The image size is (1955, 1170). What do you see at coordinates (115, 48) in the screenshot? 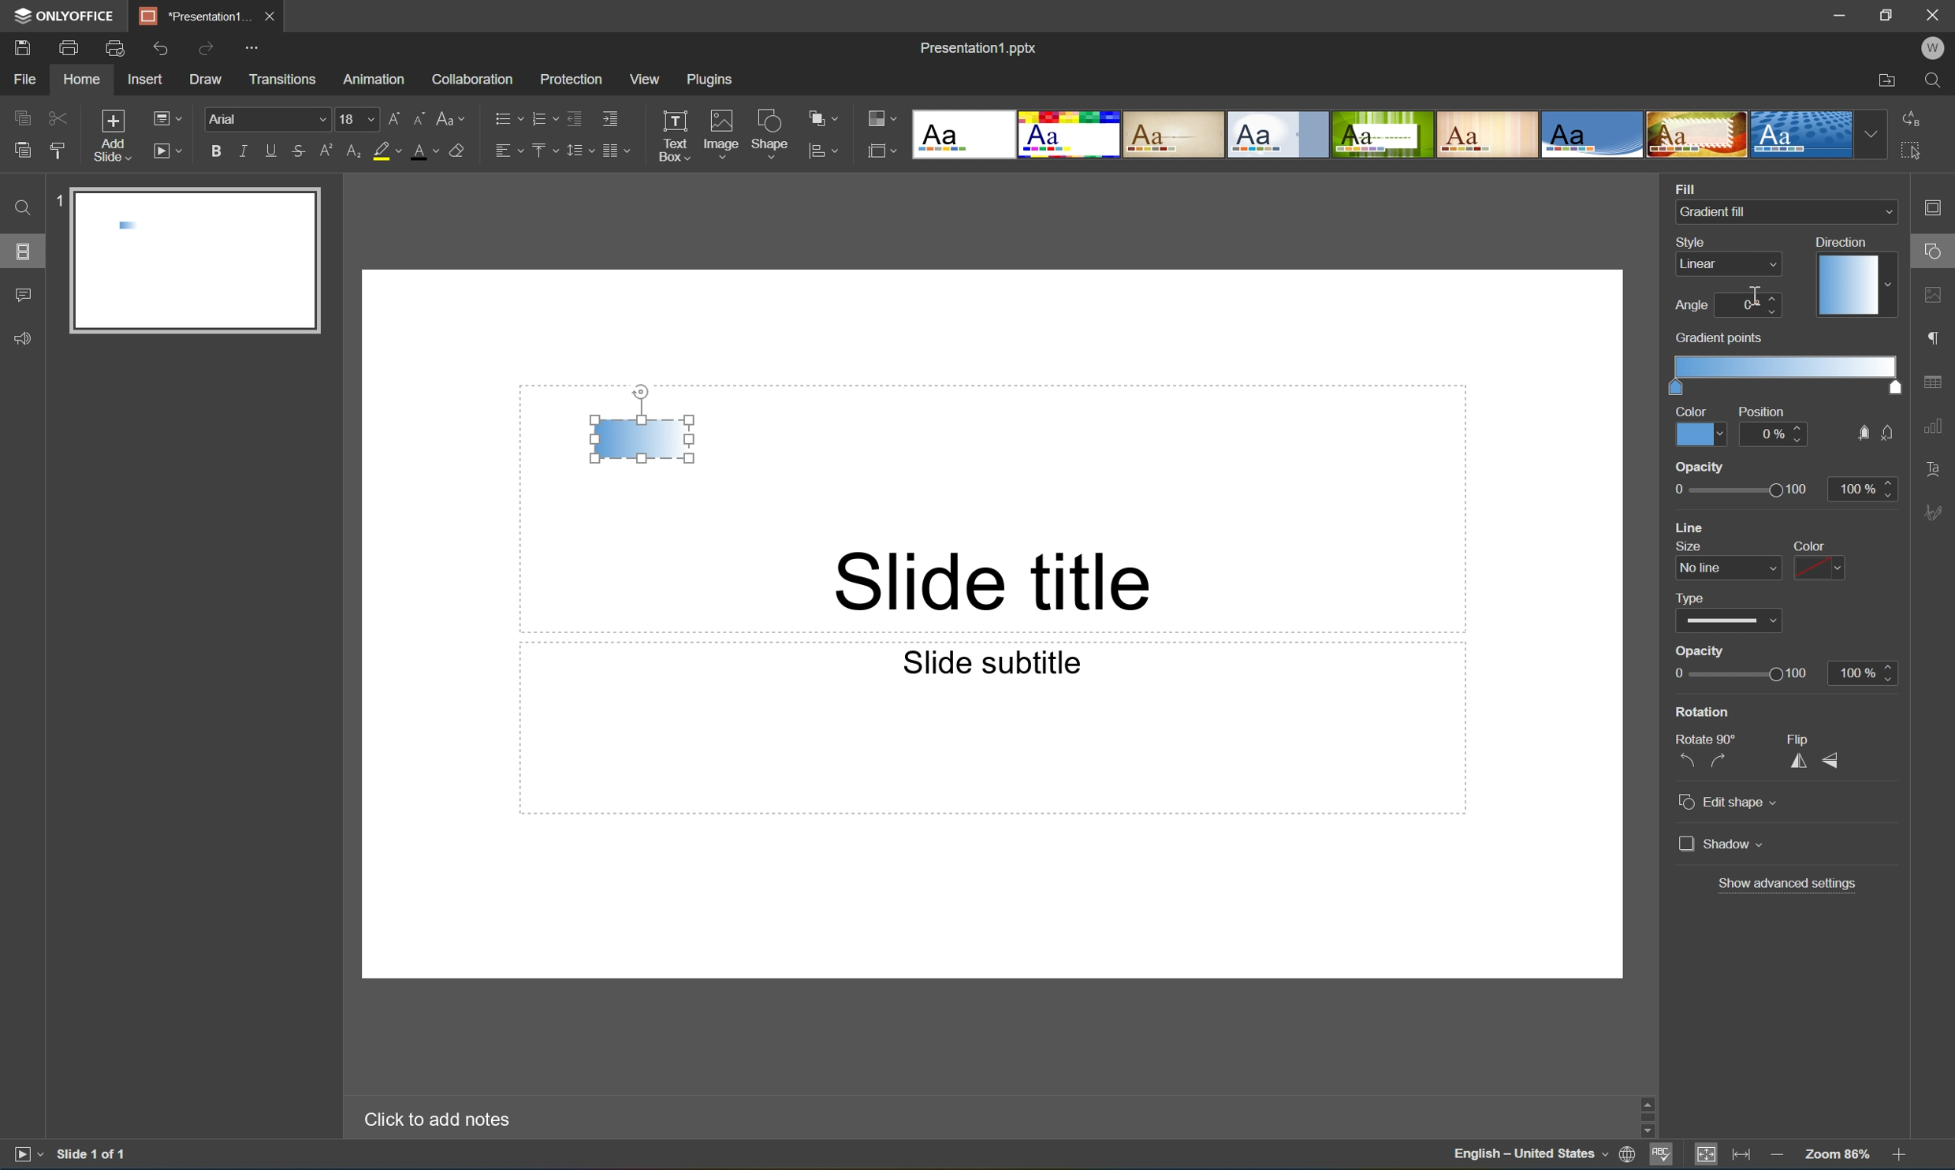
I see `Print preview` at bounding box center [115, 48].